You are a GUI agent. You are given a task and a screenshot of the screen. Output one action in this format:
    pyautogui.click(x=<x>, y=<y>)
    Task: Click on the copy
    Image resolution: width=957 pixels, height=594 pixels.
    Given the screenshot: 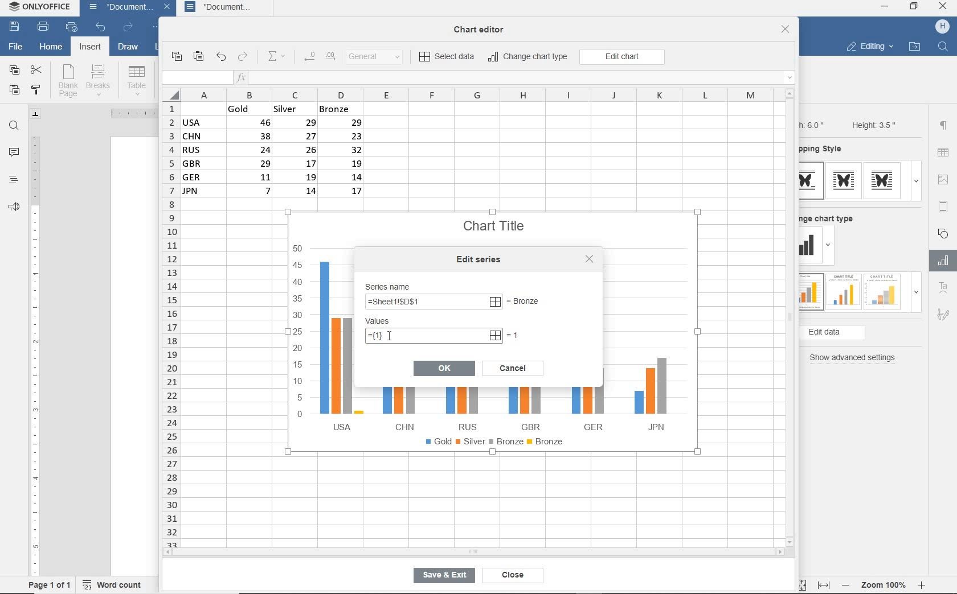 What is the action you would take?
    pyautogui.click(x=14, y=71)
    